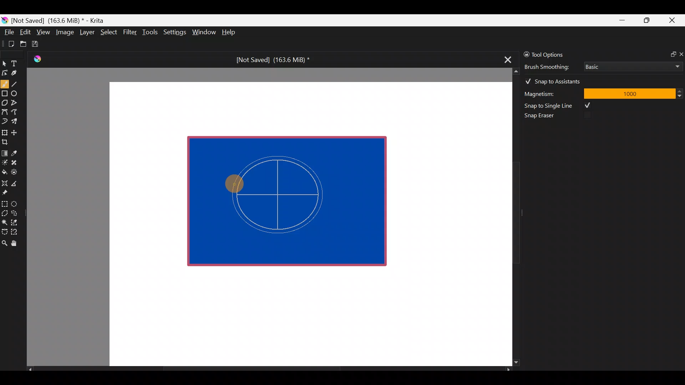 Image resolution: width=685 pixels, height=385 pixels. I want to click on Pan tool, so click(17, 243).